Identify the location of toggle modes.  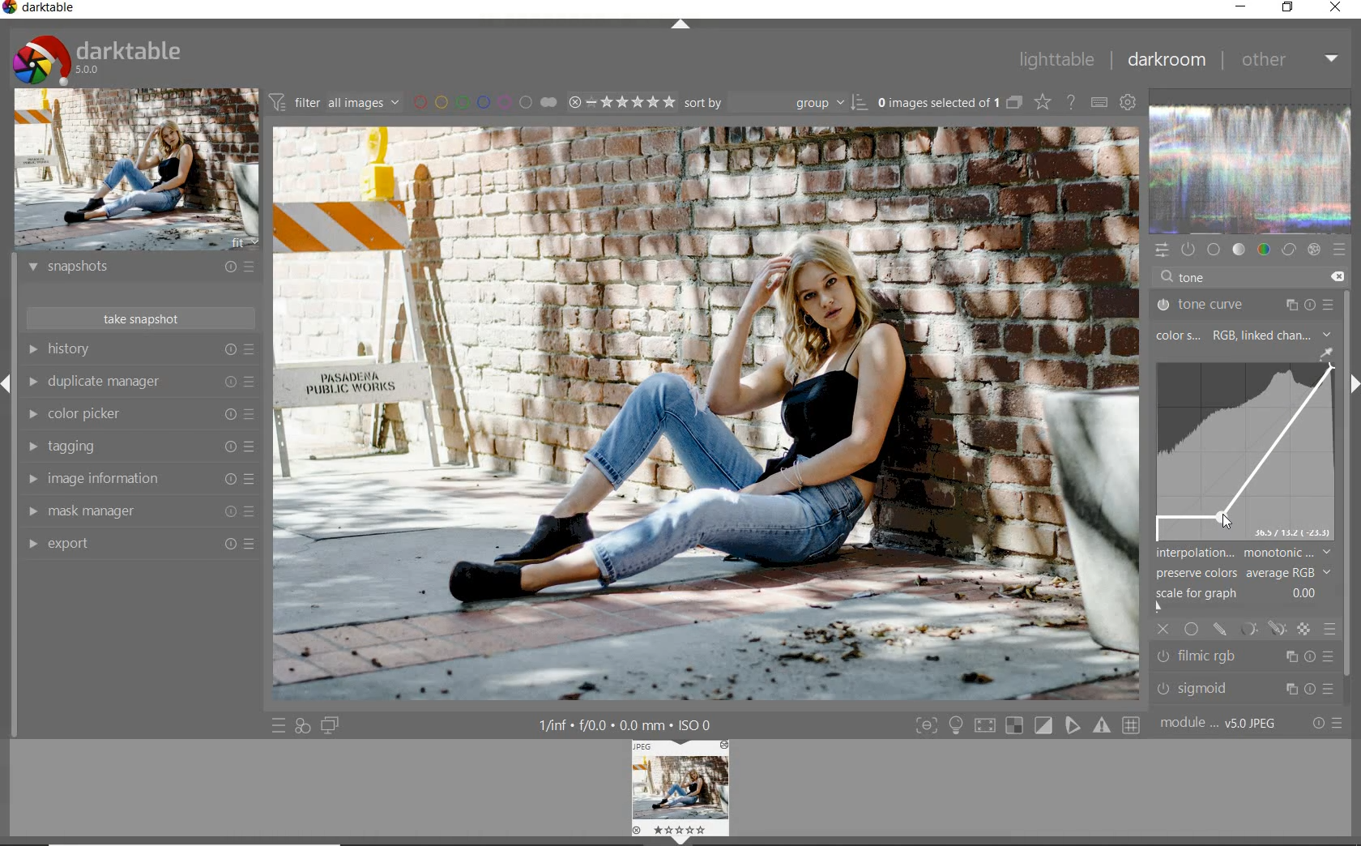
(1025, 726).